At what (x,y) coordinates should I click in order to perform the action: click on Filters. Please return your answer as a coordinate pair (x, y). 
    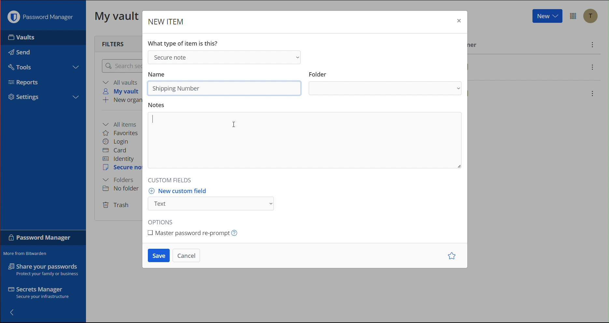
    Looking at the image, I should click on (112, 43).